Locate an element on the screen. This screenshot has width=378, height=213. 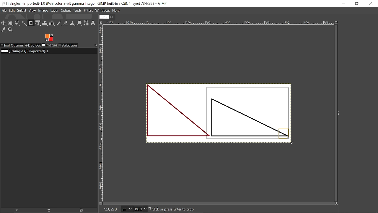
Current zoom is located at coordinates (138, 209).